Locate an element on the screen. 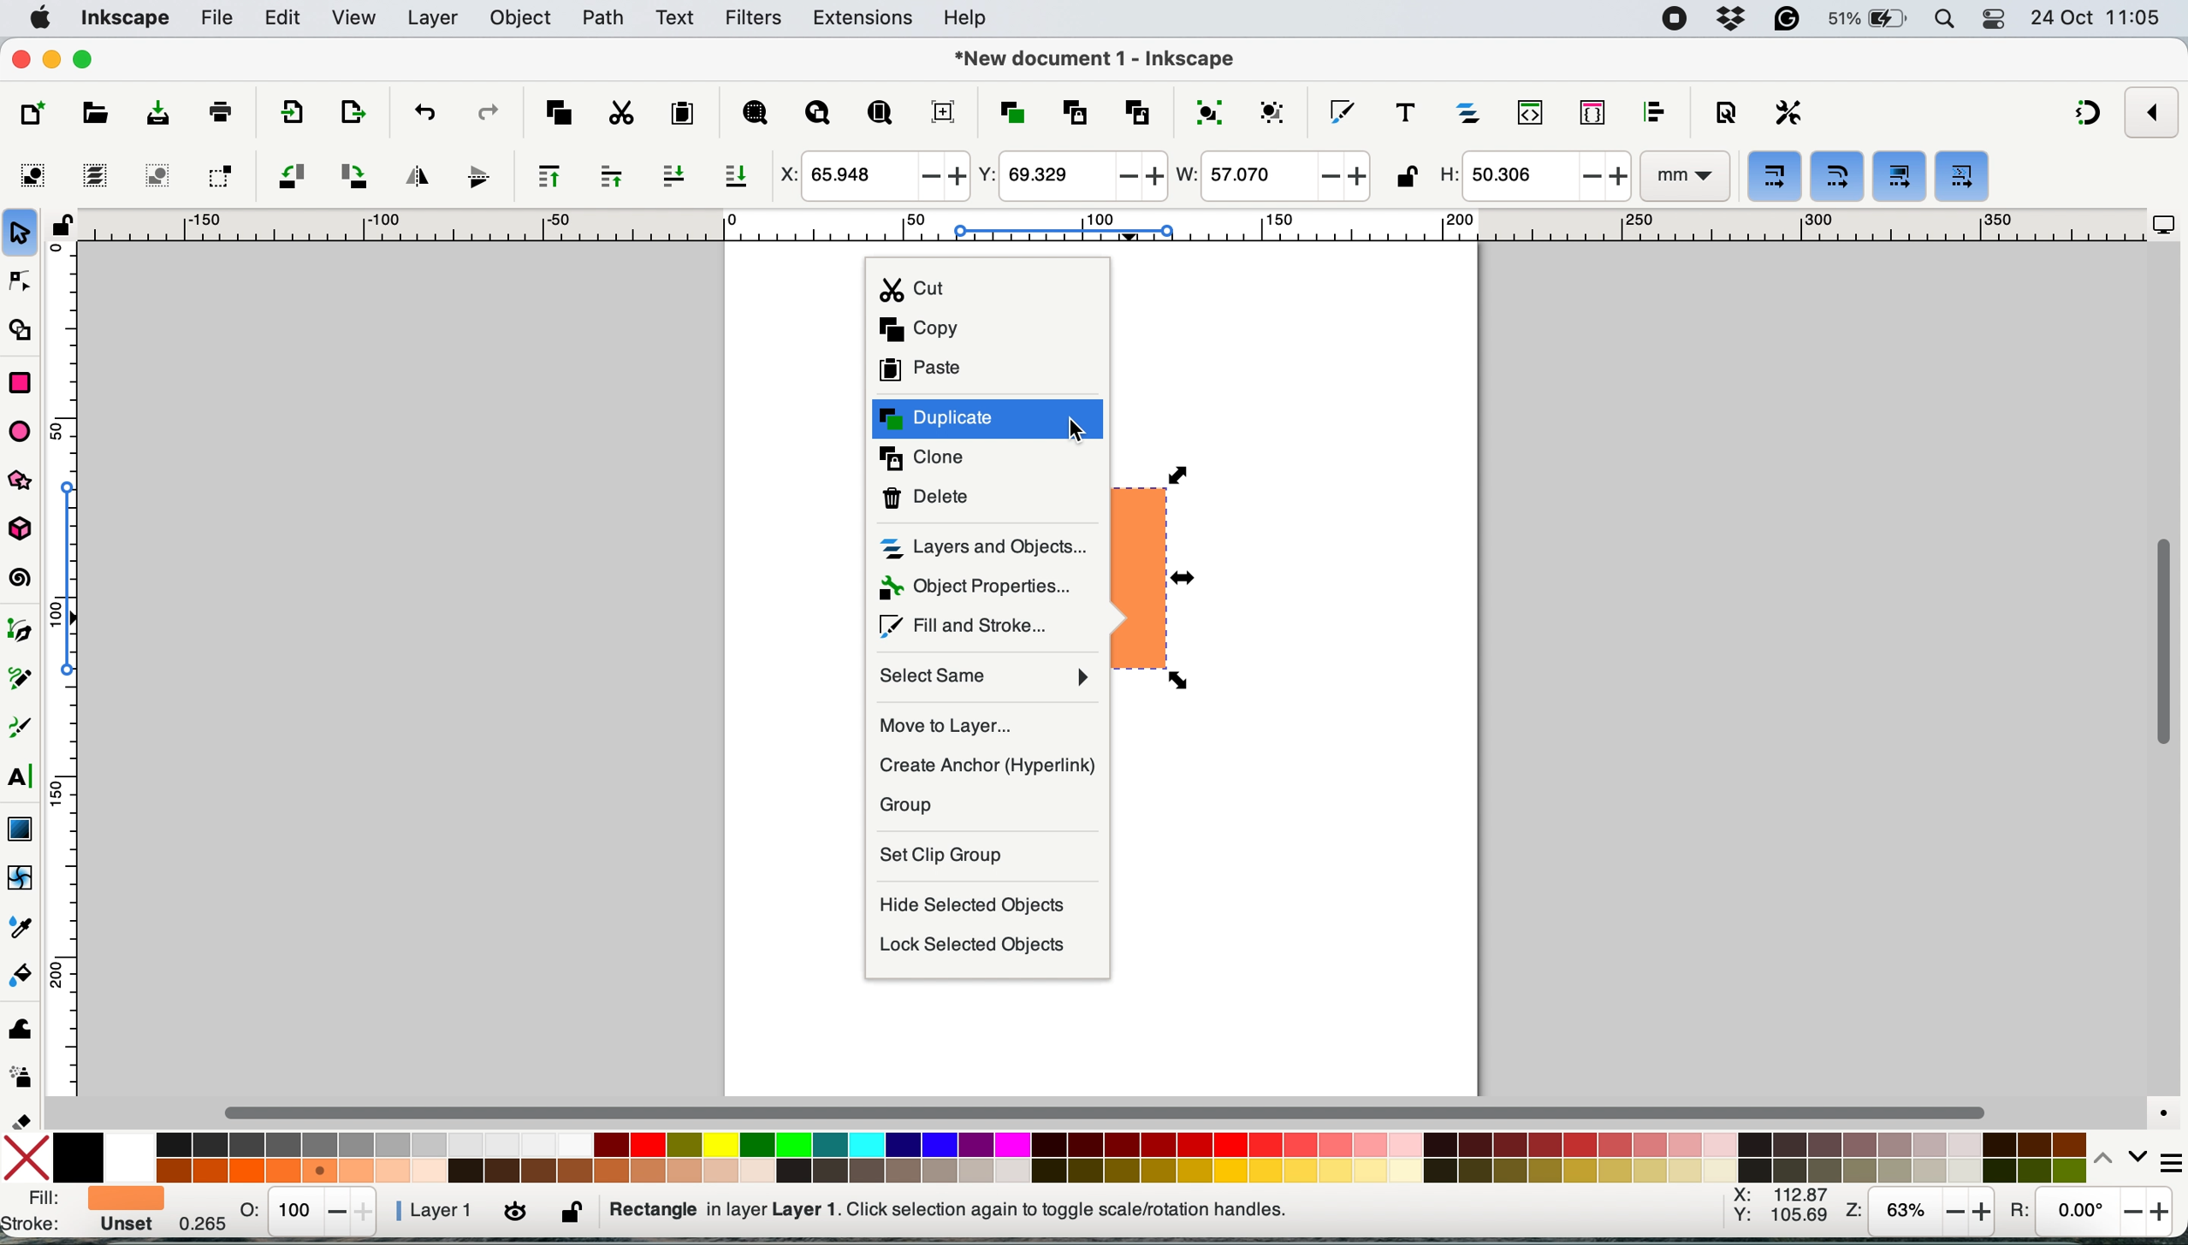 Image resolution: width=2188 pixels, height=1245 pixels. layers and objects is located at coordinates (987, 548).